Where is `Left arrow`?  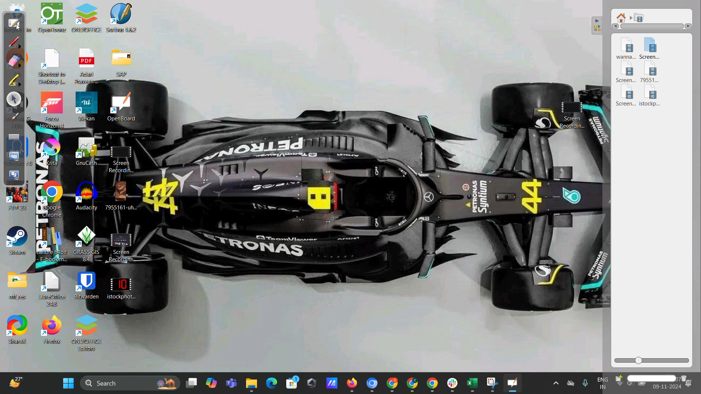 Left arrow is located at coordinates (615, 27).